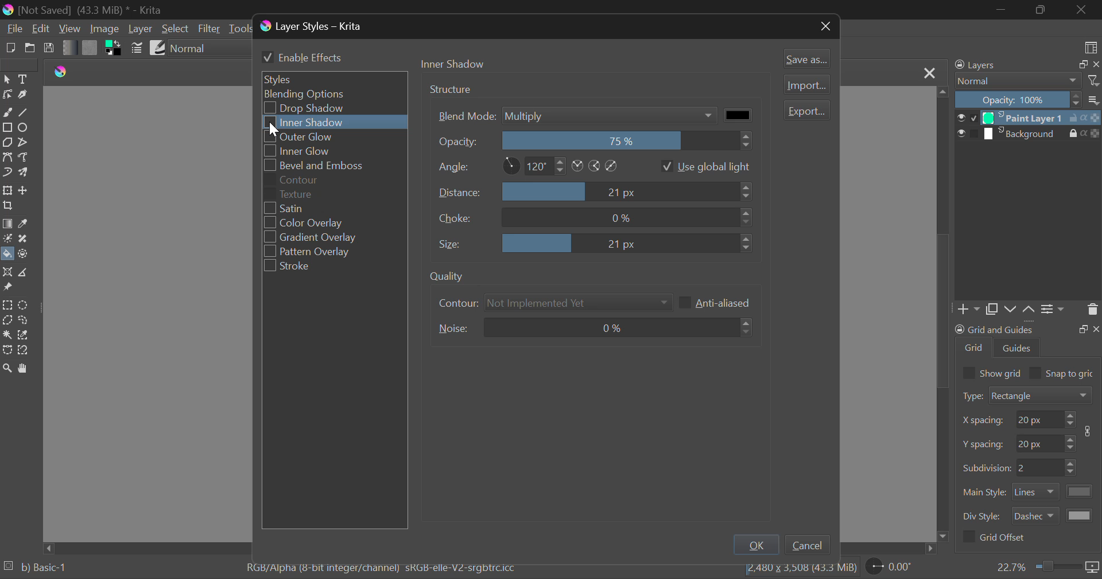  I want to click on Magnetic Selection, so click(25, 350).